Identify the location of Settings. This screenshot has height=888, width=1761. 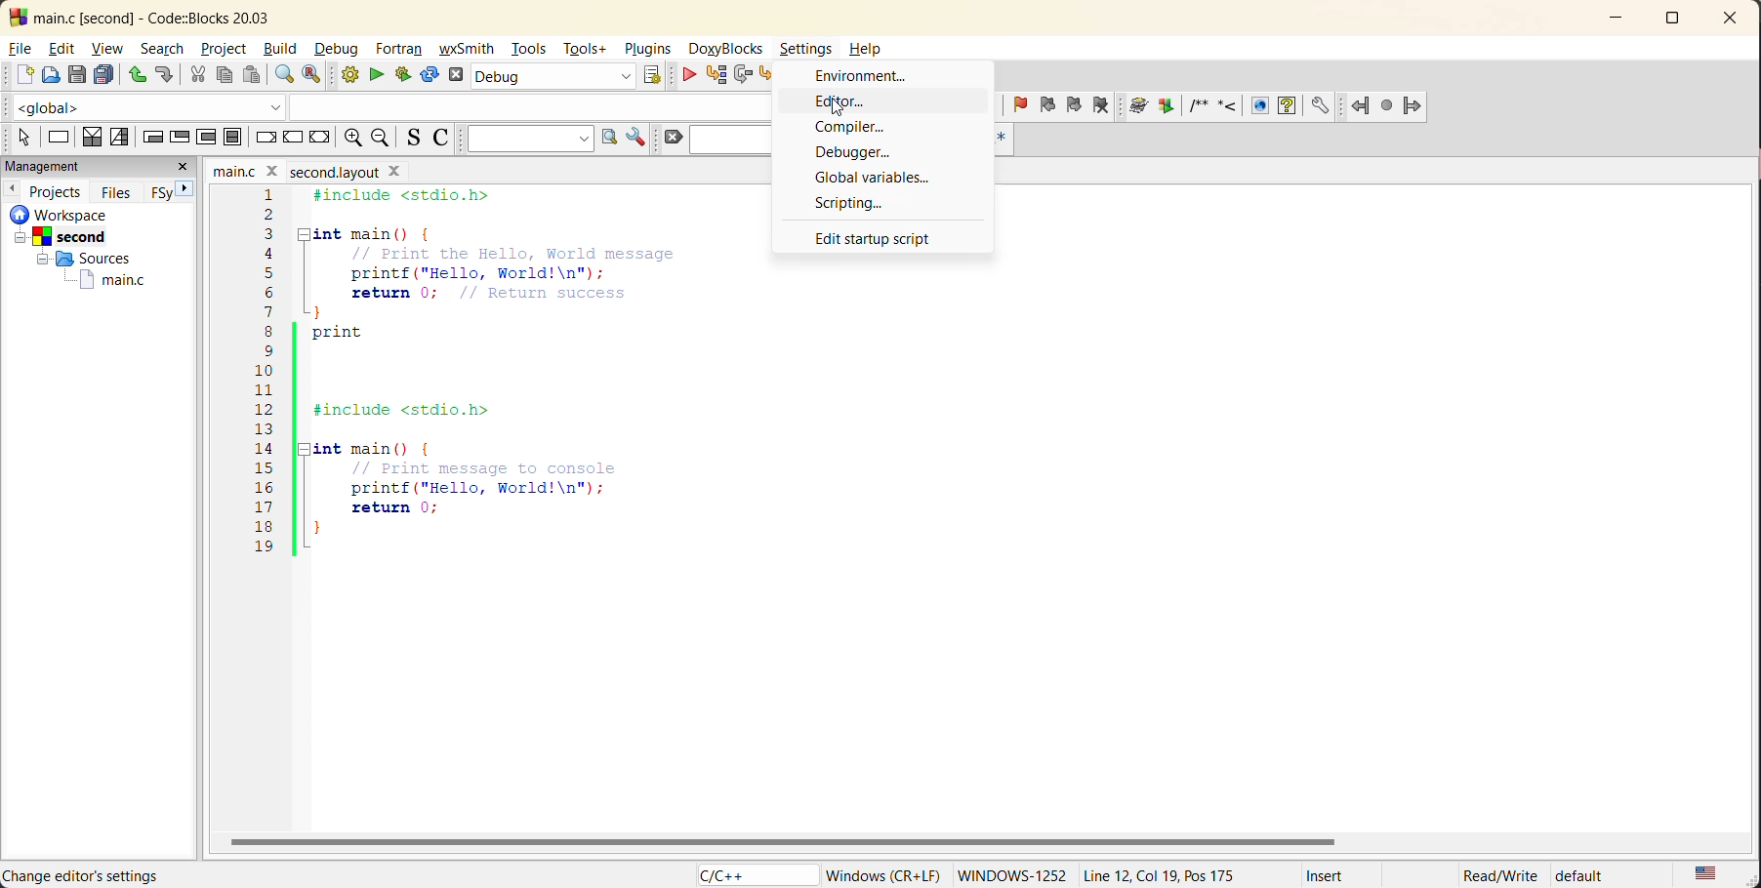
(805, 45).